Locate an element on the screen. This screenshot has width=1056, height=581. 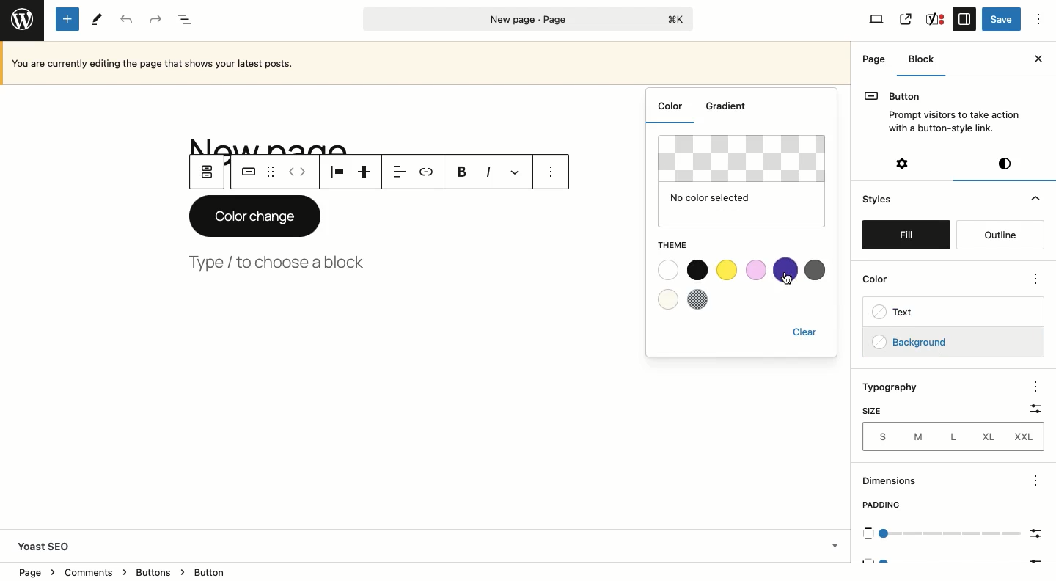
White is located at coordinates (669, 287).